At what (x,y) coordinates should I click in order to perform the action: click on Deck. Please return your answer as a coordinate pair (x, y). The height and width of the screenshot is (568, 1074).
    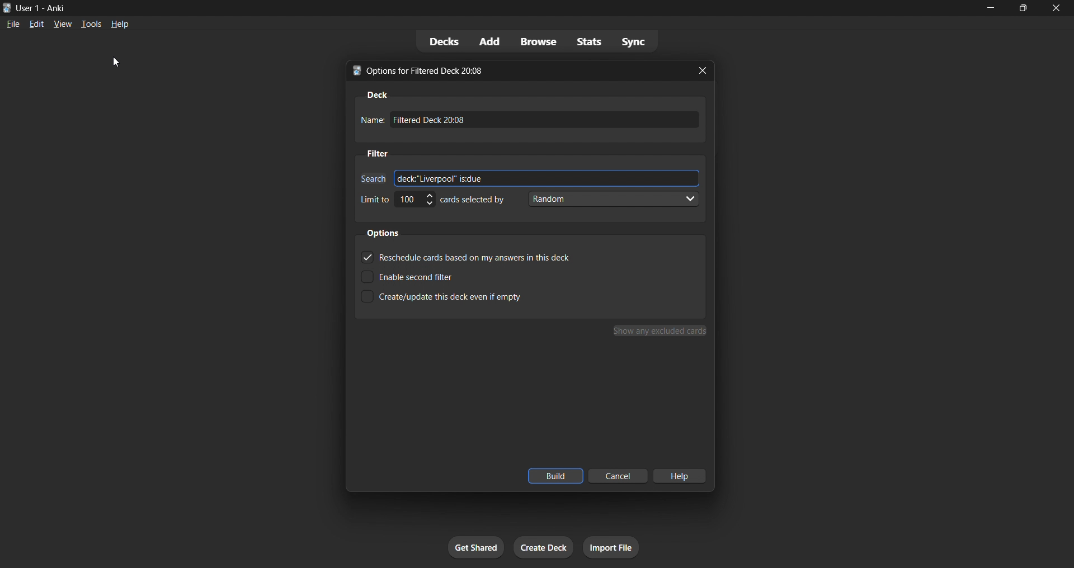
    Looking at the image, I should click on (376, 96).